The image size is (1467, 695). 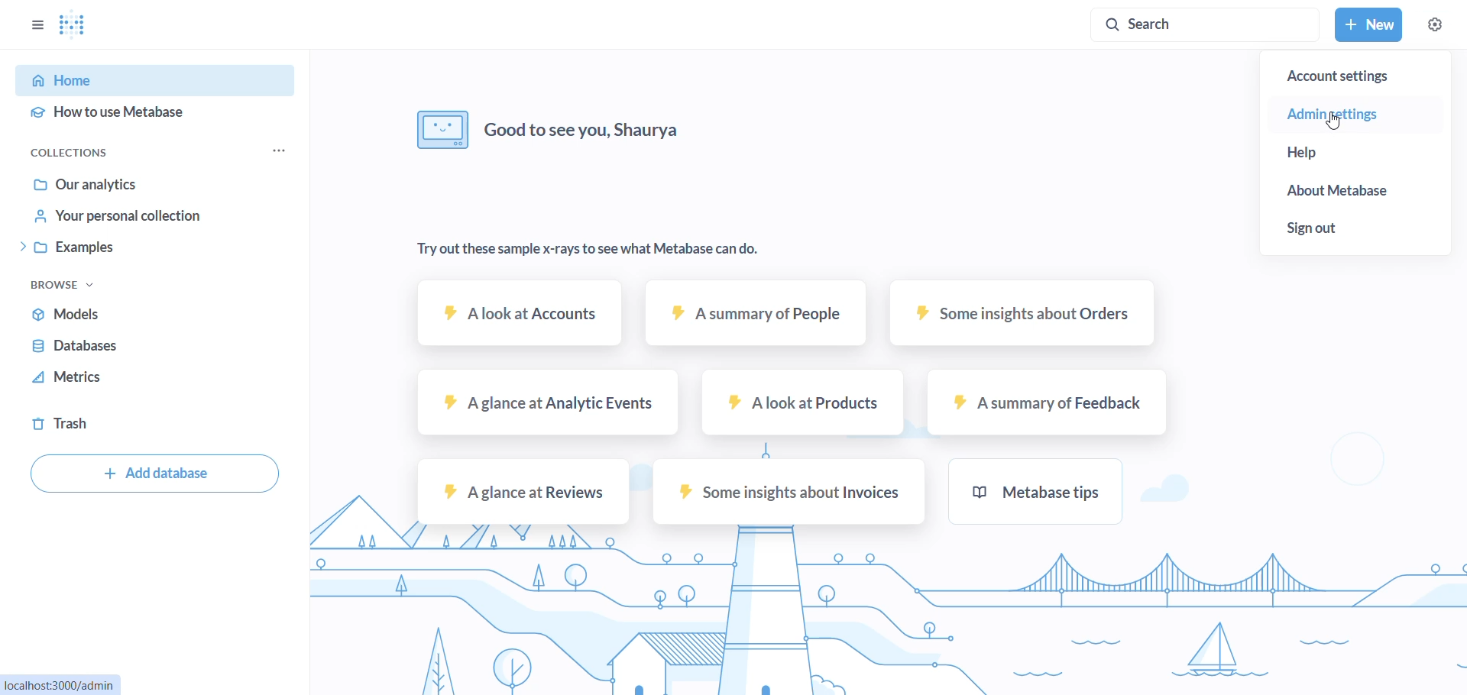 I want to click on about metabase, so click(x=1346, y=190).